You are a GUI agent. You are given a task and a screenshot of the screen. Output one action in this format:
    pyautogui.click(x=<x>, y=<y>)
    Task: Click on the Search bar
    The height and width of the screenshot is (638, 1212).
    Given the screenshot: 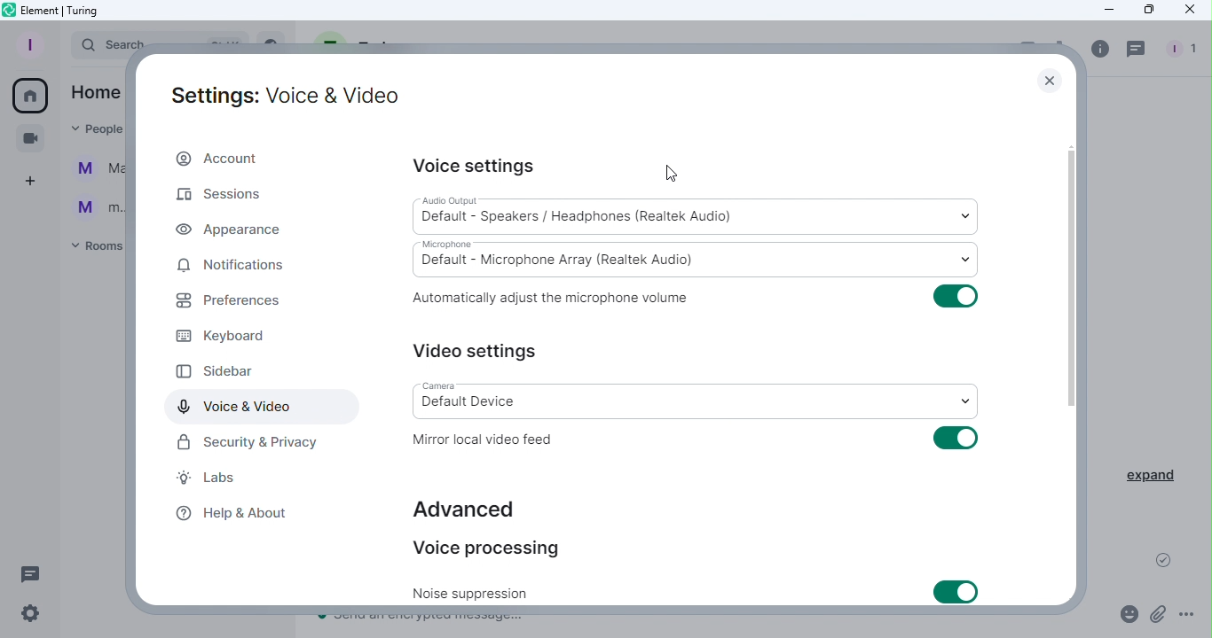 What is the action you would take?
    pyautogui.click(x=103, y=43)
    